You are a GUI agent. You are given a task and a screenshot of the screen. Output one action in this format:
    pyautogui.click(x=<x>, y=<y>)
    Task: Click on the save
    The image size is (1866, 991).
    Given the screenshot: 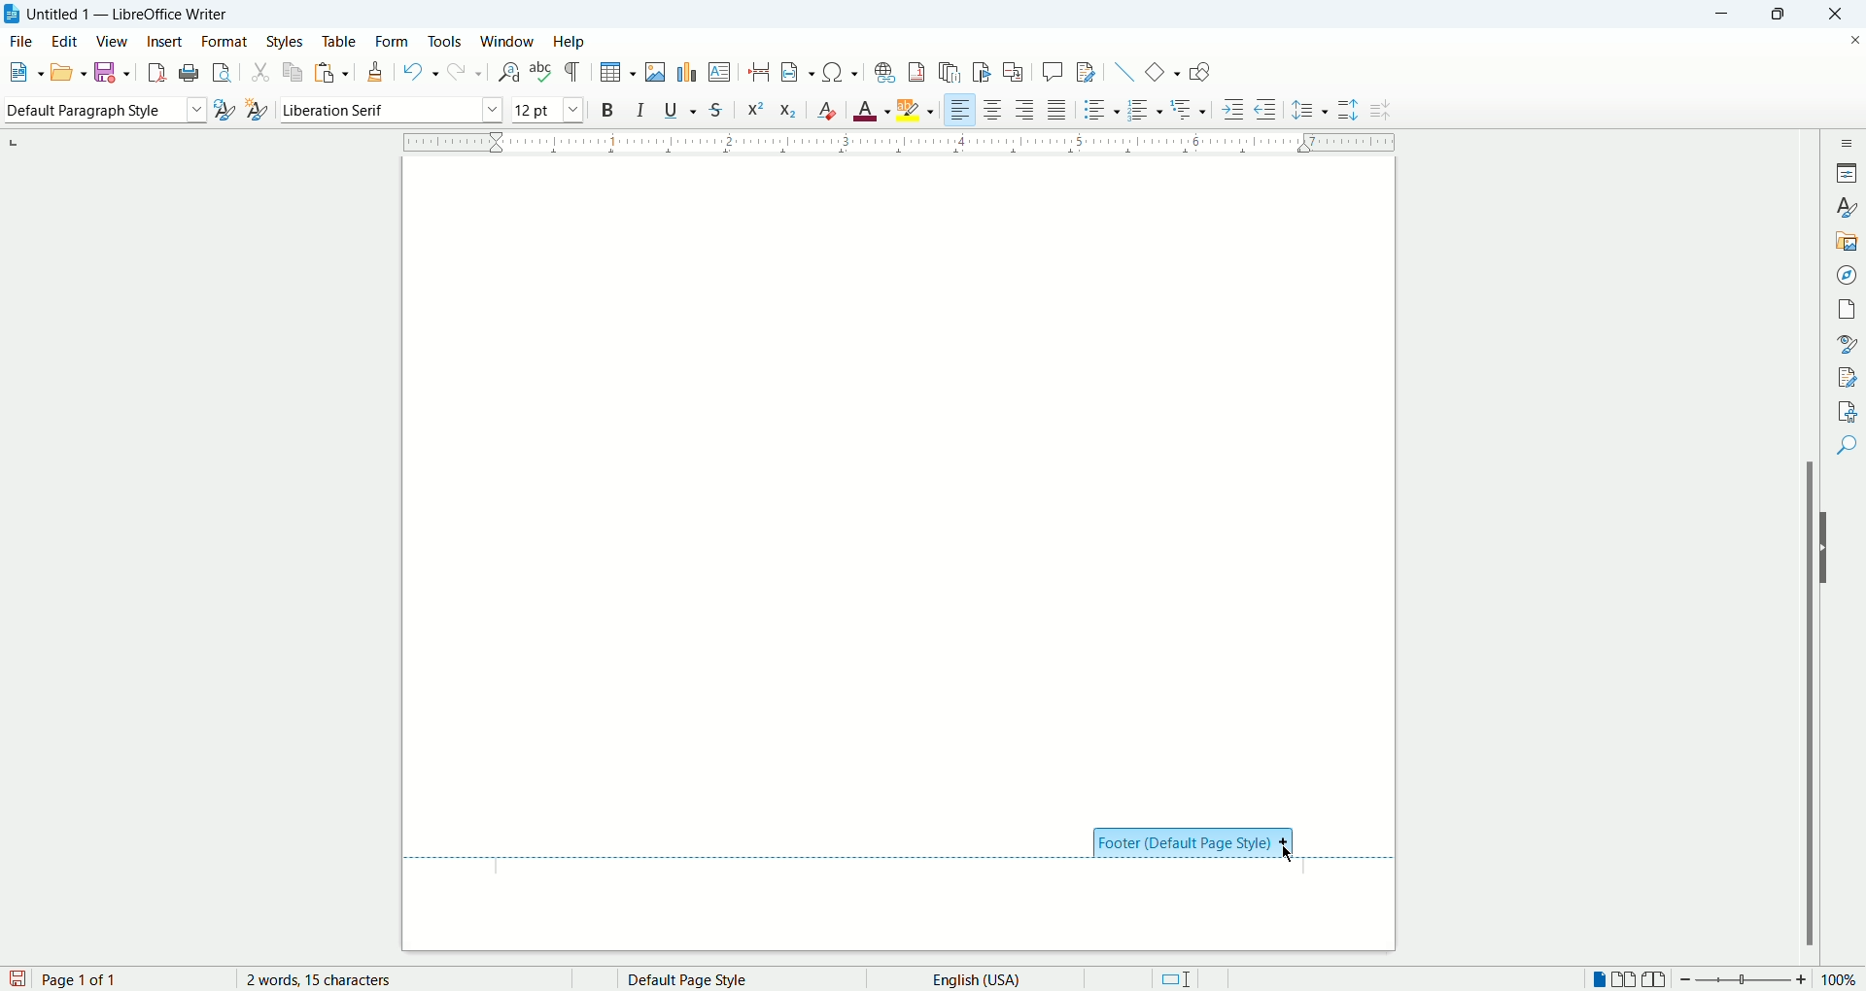 What is the action you would take?
    pyautogui.click(x=115, y=71)
    